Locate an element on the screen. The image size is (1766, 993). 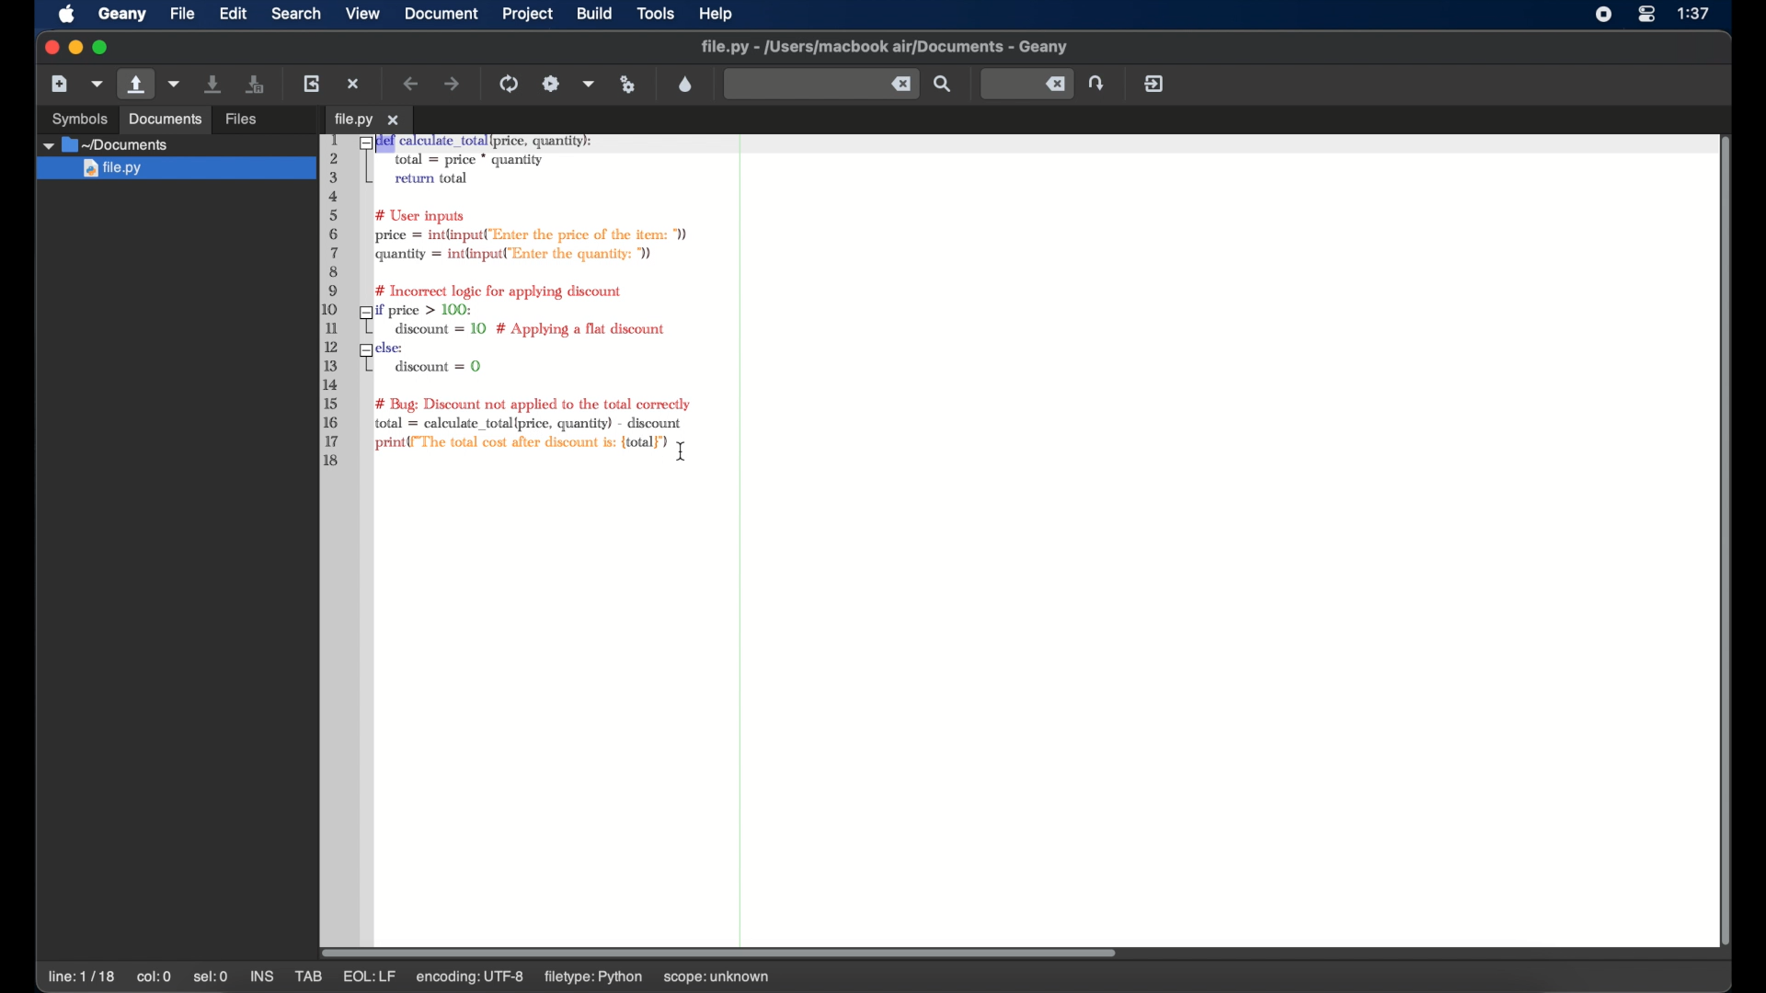
control center is located at coordinates (1646, 15).